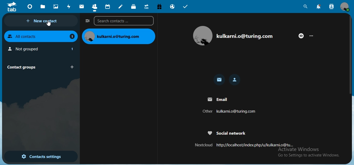 Image resolution: width=354 pixels, height=165 pixels. Describe the element at coordinates (332, 7) in the screenshot. I see `search contacts` at that location.